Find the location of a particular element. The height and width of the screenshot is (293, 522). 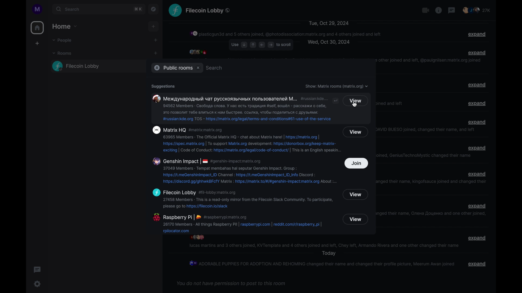

participants is located at coordinates (198, 52).